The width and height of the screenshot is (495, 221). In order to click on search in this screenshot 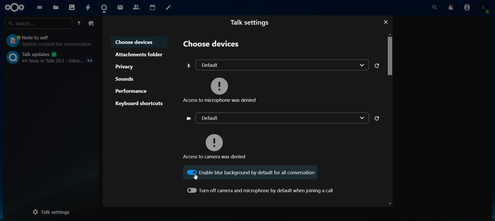, I will do `click(37, 24)`.